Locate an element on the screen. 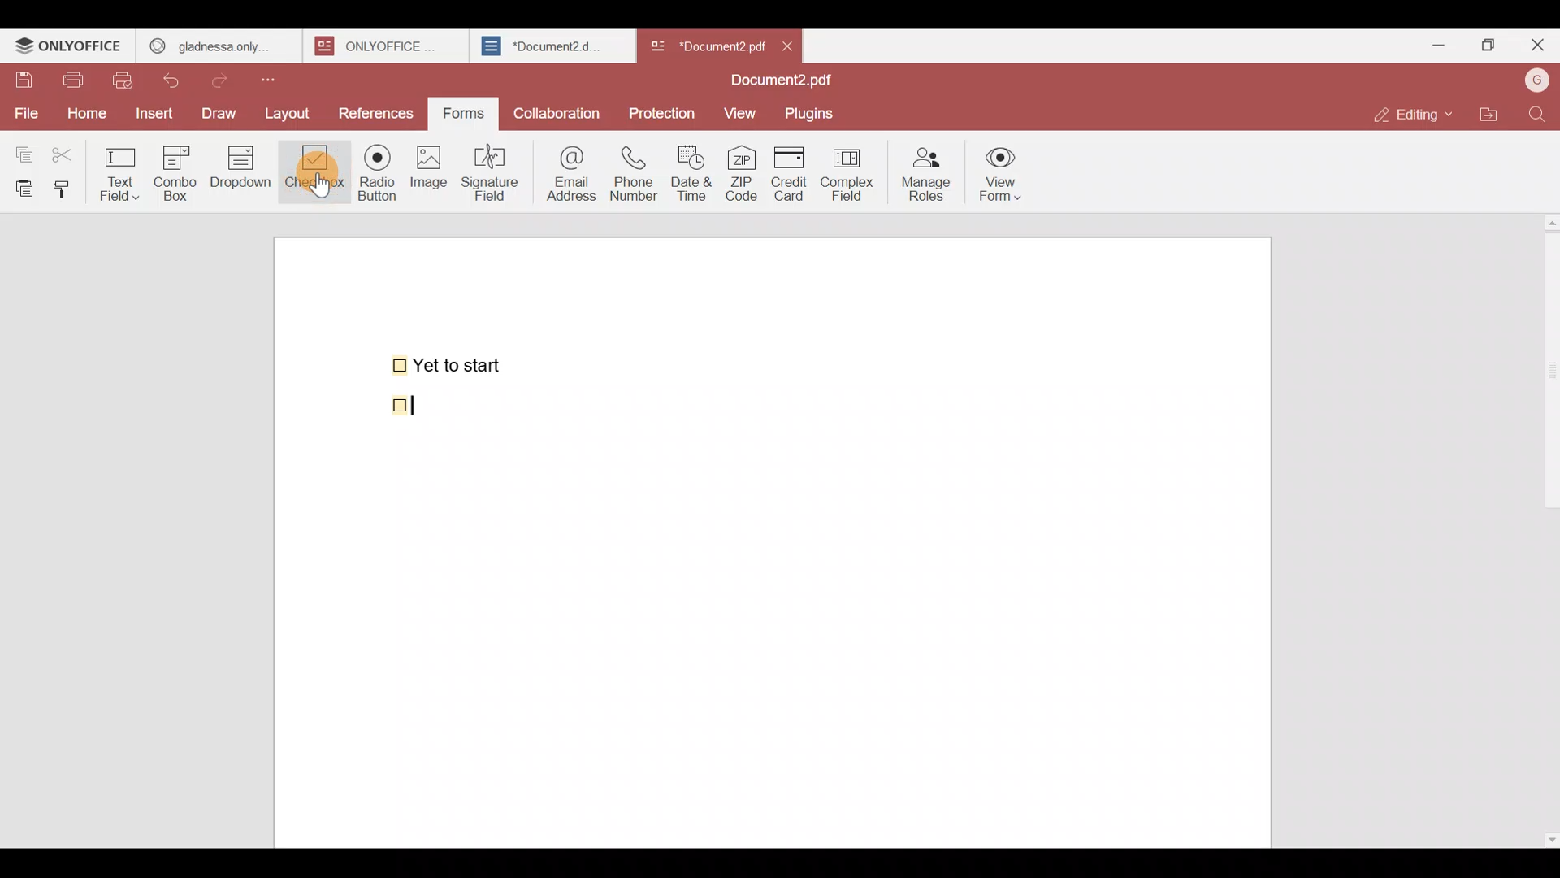 This screenshot has width=1560, height=878. Undo is located at coordinates (179, 77).